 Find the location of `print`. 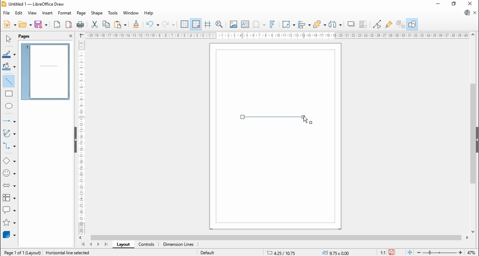

print is located at coordinates (82, 25).